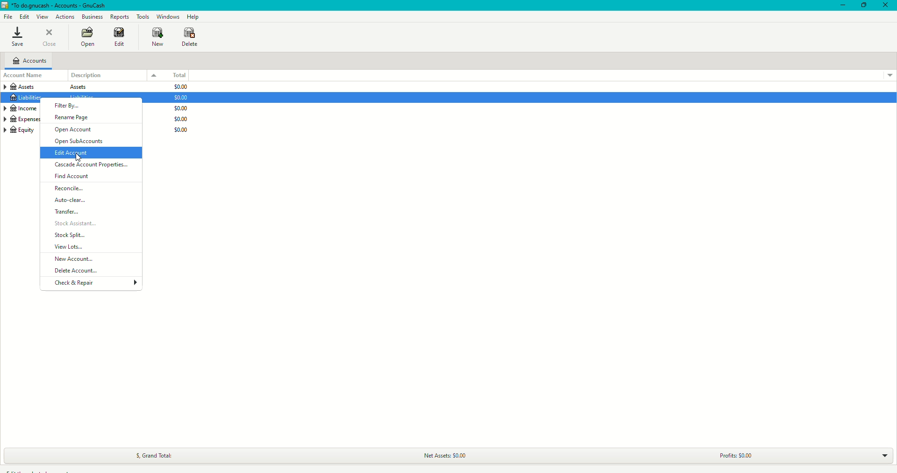 This screenshot has height=473, width=897. What do you see at coordinates (78, 156) in the screenshot?
I see `cursor` at bounding box center [78, 156].